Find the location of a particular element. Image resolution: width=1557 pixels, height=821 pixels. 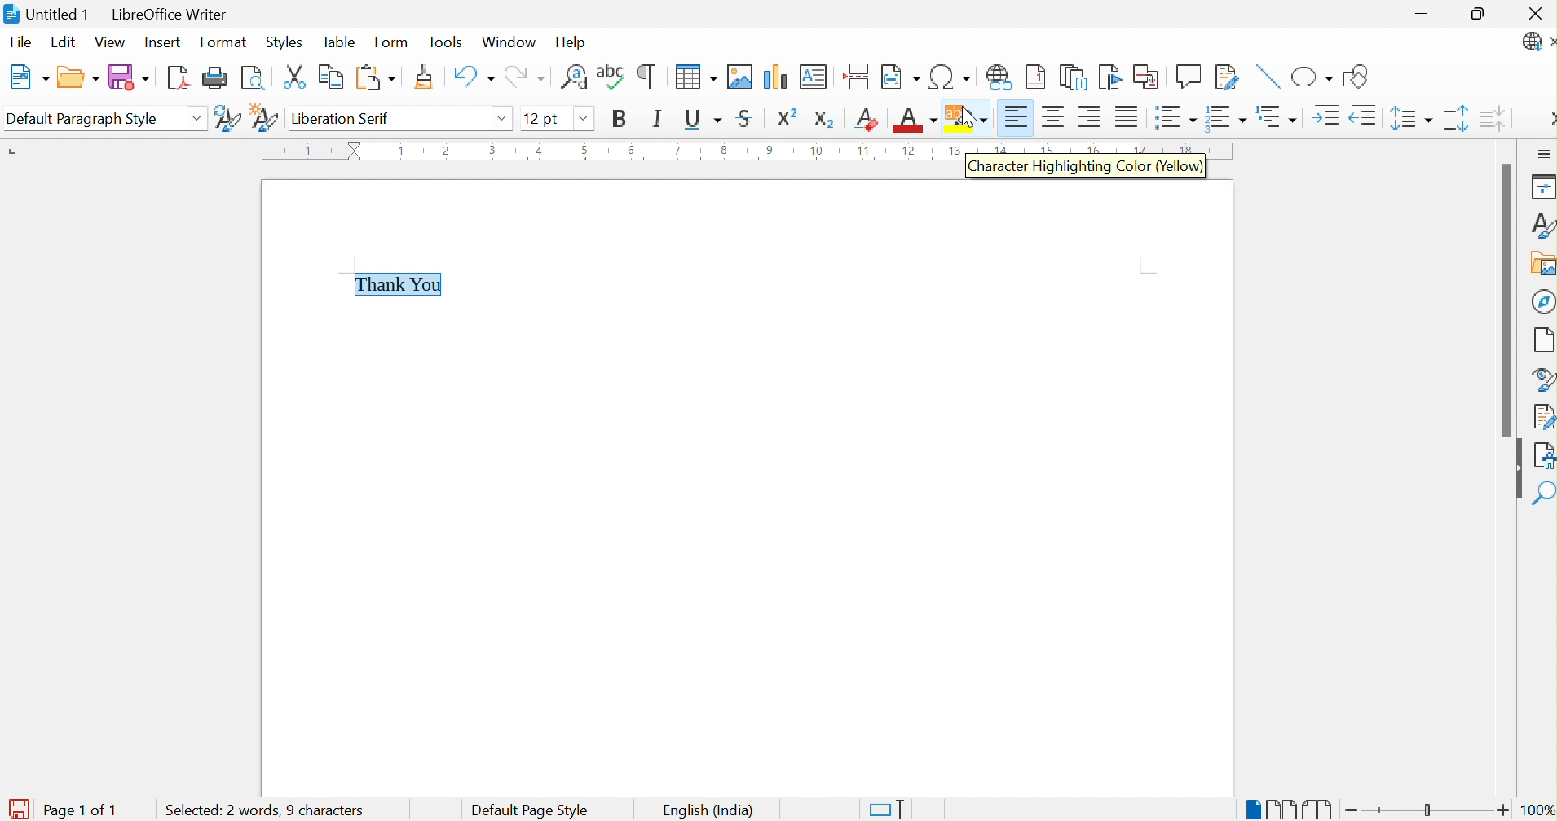

Multiple-page View is located at coordinates (1281, 807).